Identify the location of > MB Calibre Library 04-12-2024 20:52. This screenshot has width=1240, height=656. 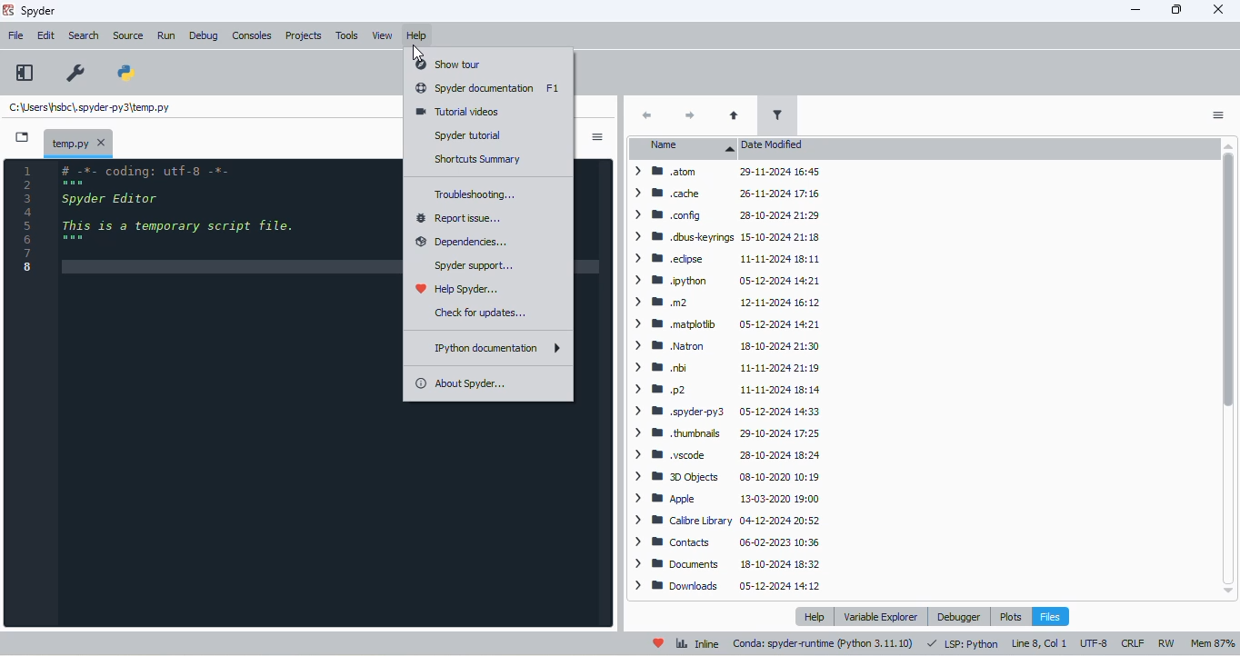
(724, 522).